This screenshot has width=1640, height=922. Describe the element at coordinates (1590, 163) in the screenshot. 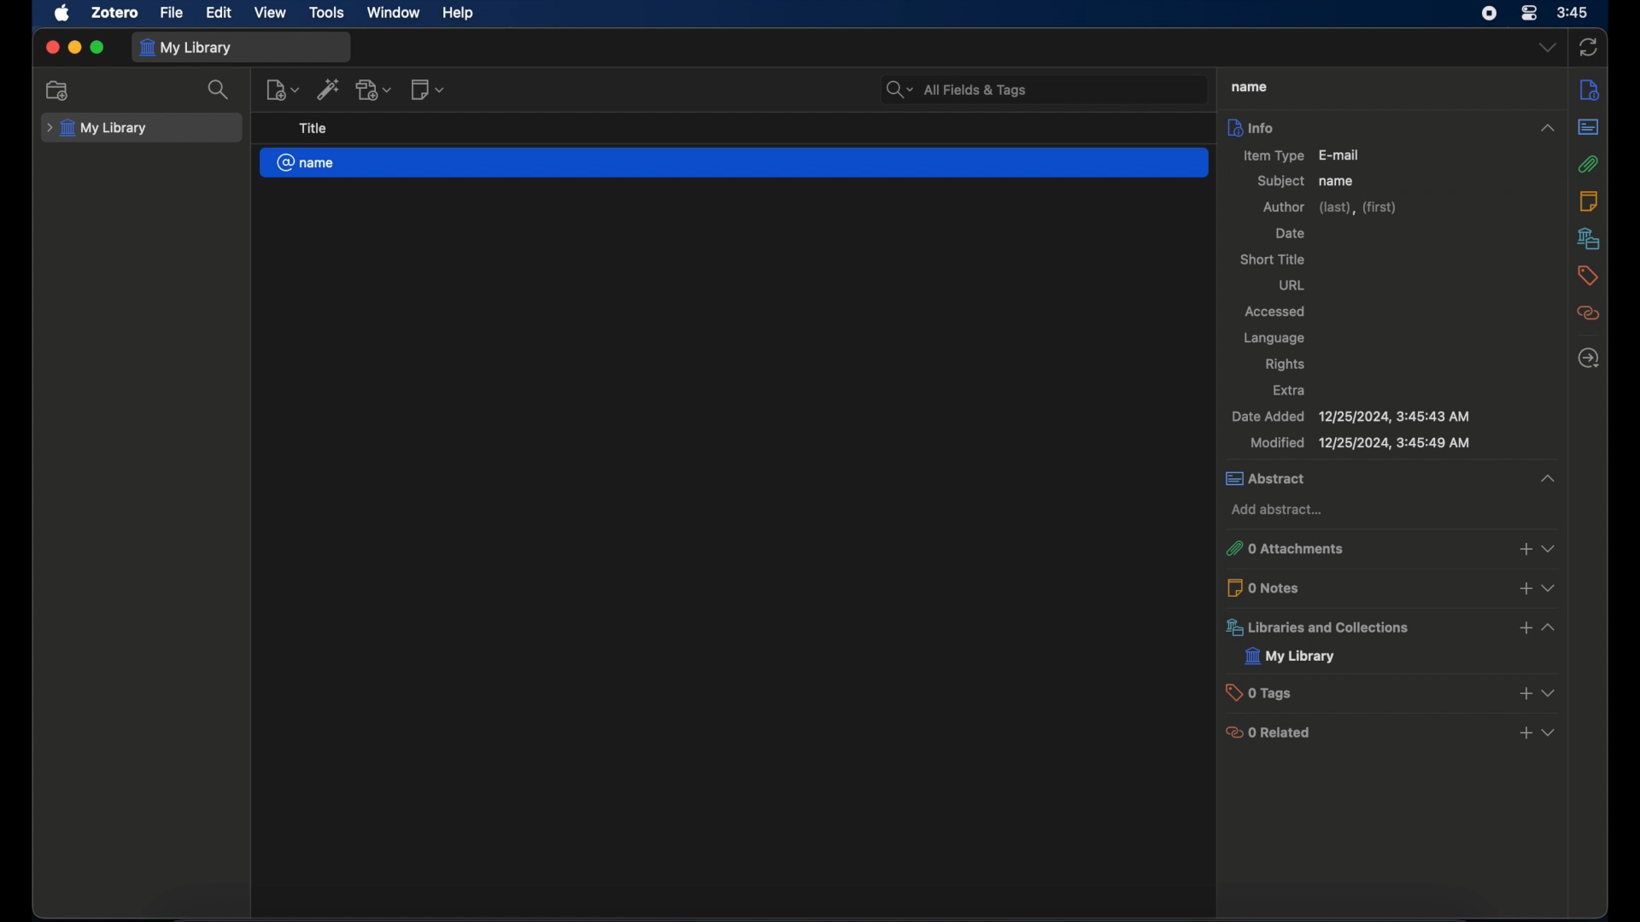

I see `attachments` at that location.